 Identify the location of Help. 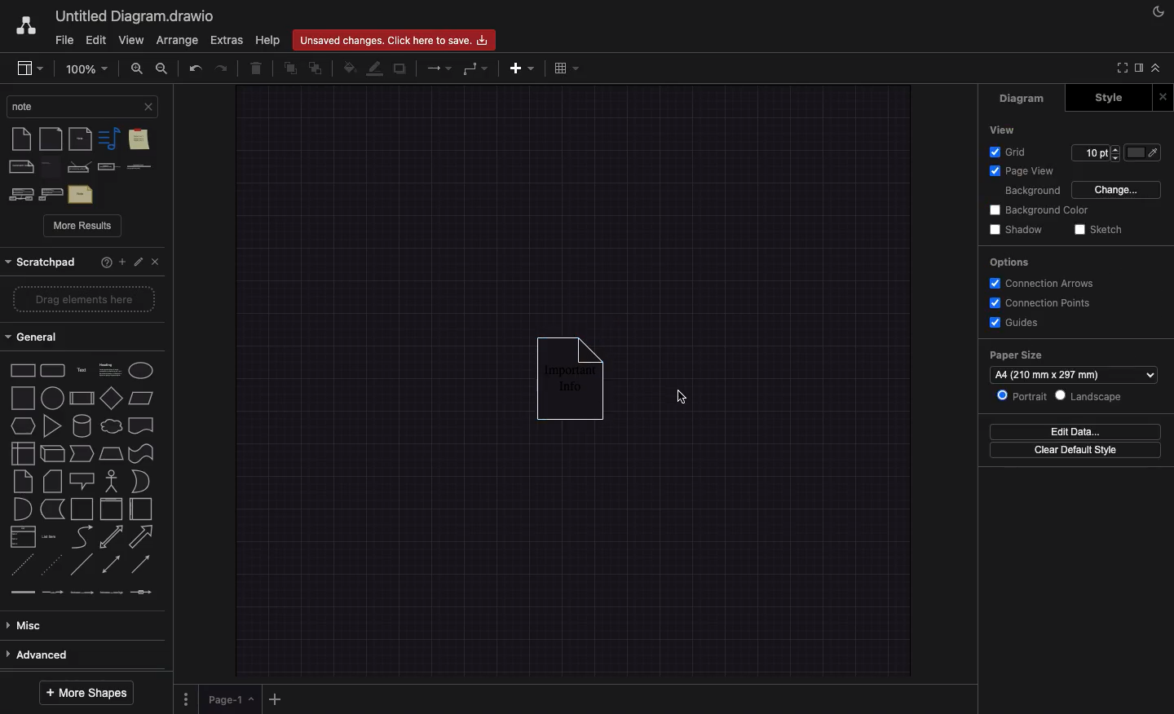
(269, 39).